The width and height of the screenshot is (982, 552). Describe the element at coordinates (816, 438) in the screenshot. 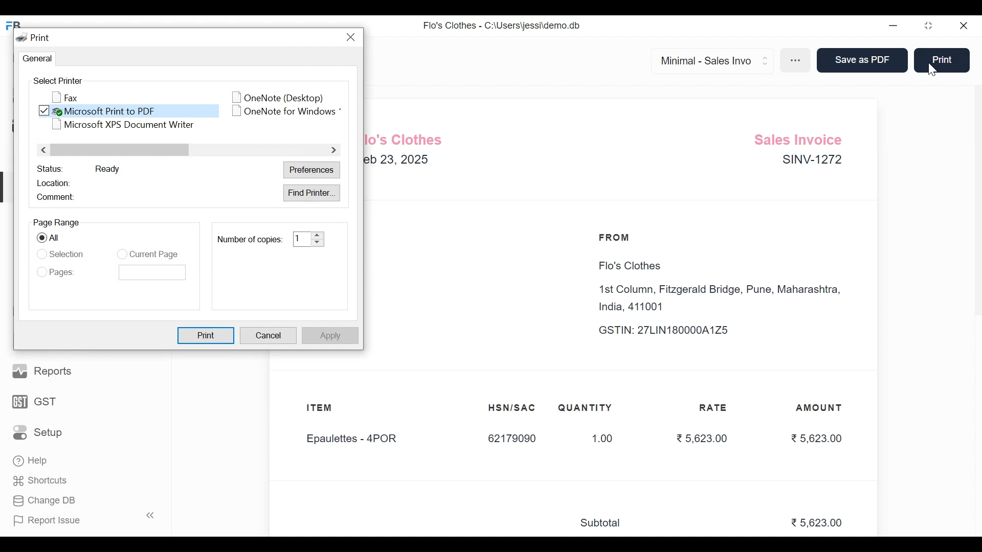

I see `5,623.00` at that location.